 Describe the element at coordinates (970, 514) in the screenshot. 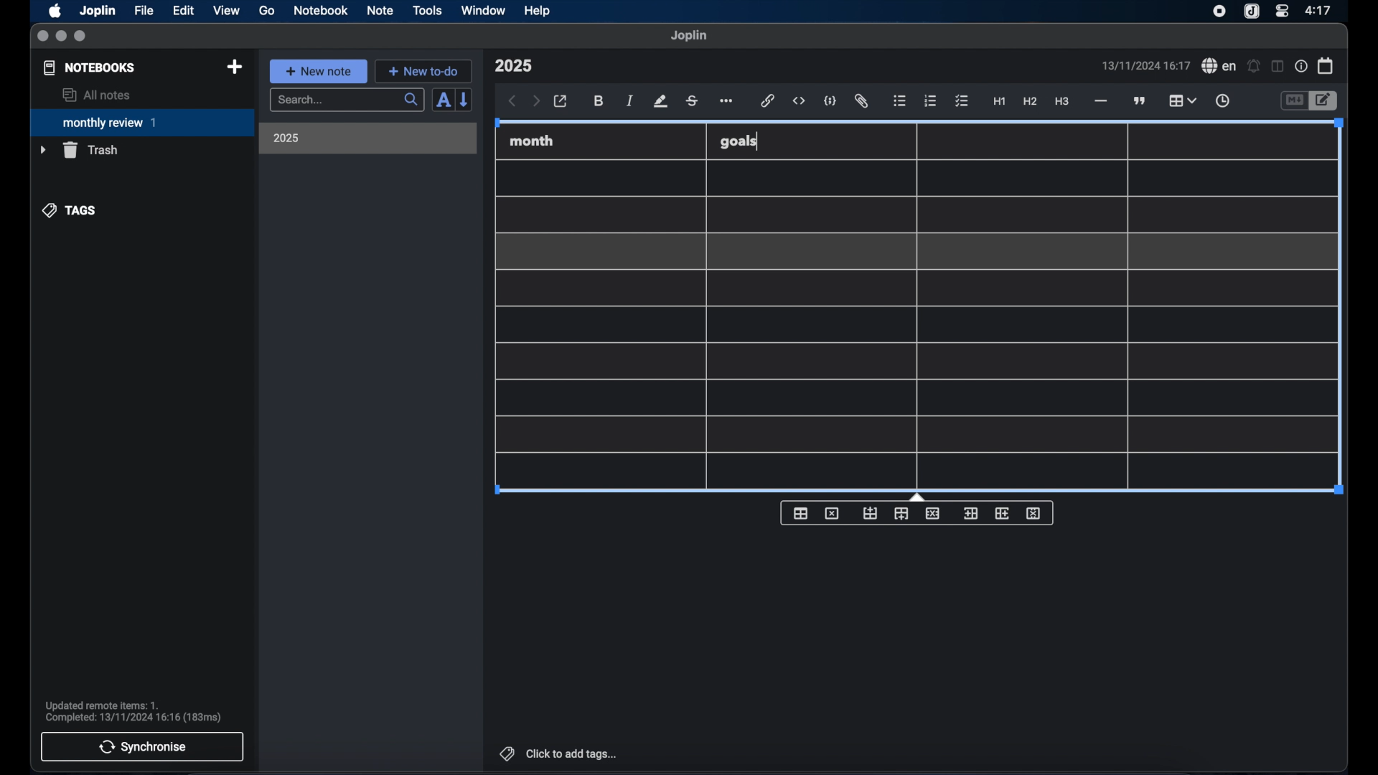

I see `insert column before` at that location.